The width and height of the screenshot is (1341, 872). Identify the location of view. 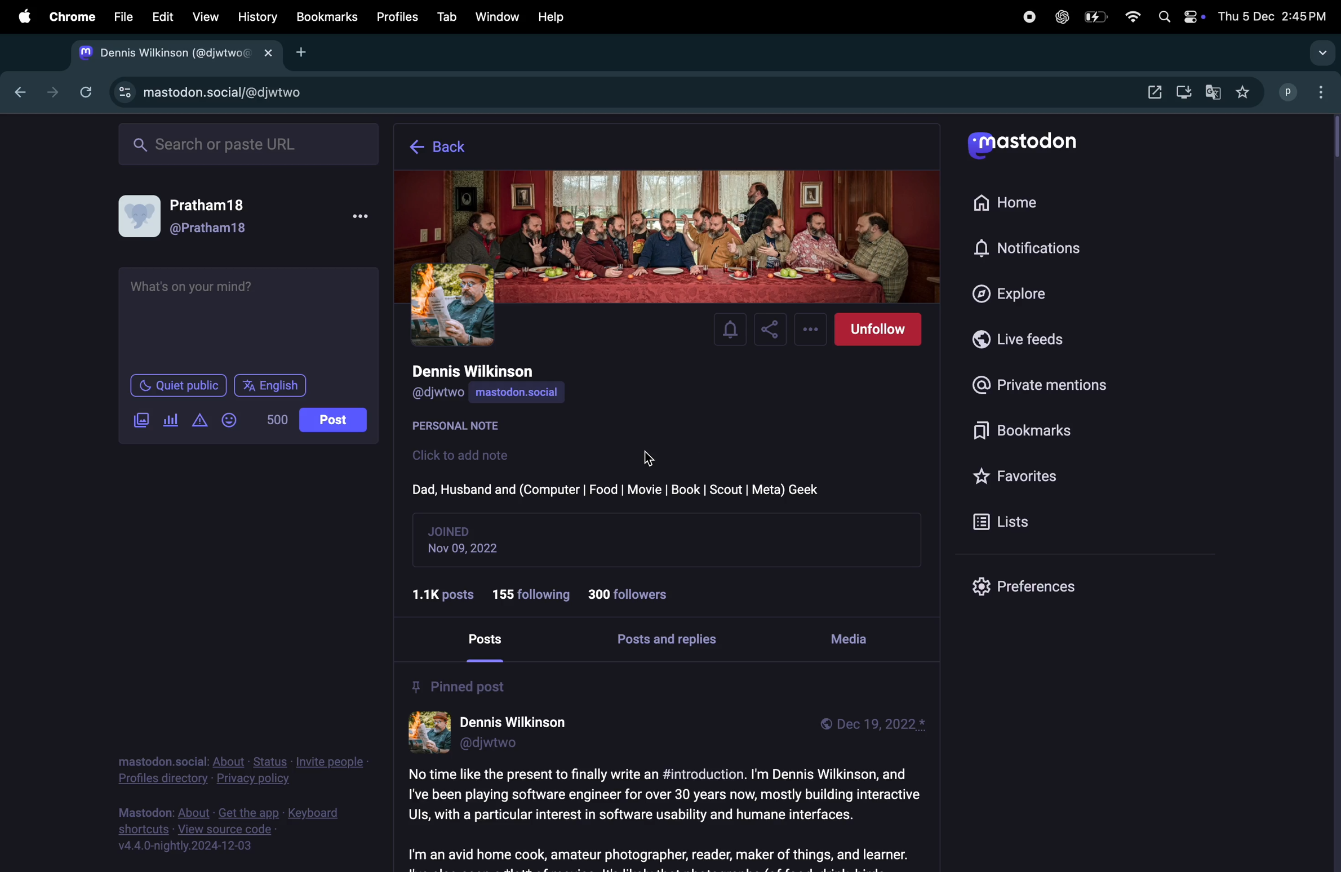
(206, 17).